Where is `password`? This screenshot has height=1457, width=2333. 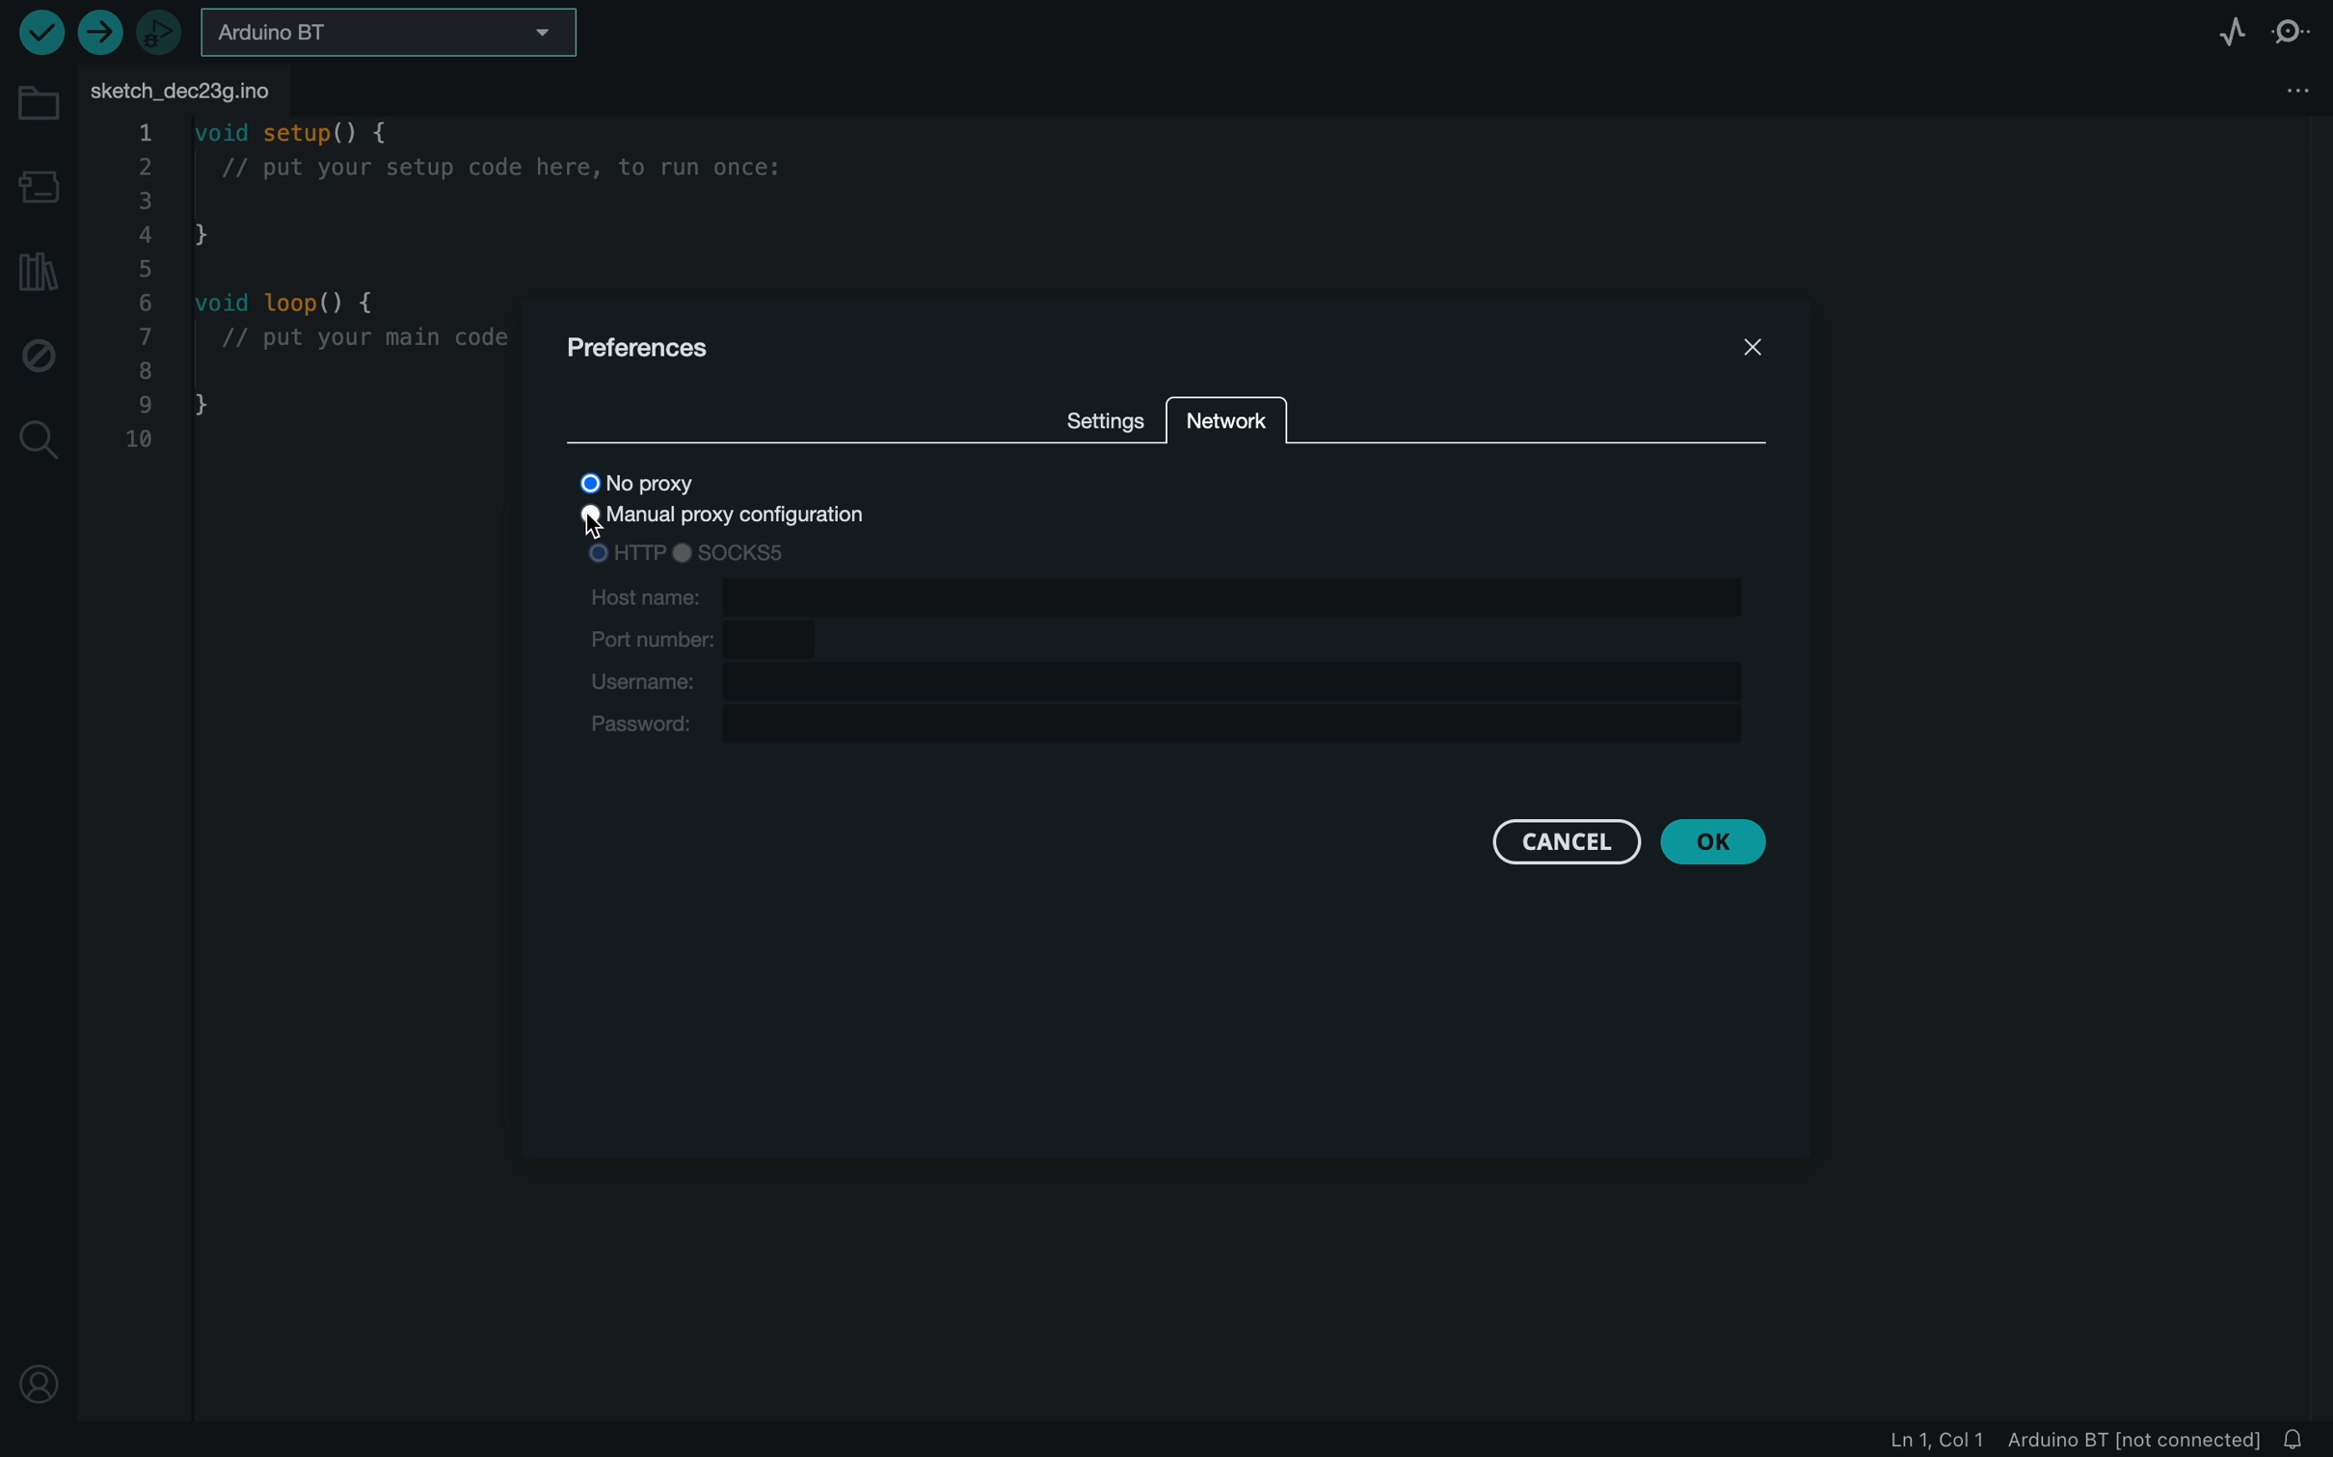
password is located at coordinates (1163, 728).